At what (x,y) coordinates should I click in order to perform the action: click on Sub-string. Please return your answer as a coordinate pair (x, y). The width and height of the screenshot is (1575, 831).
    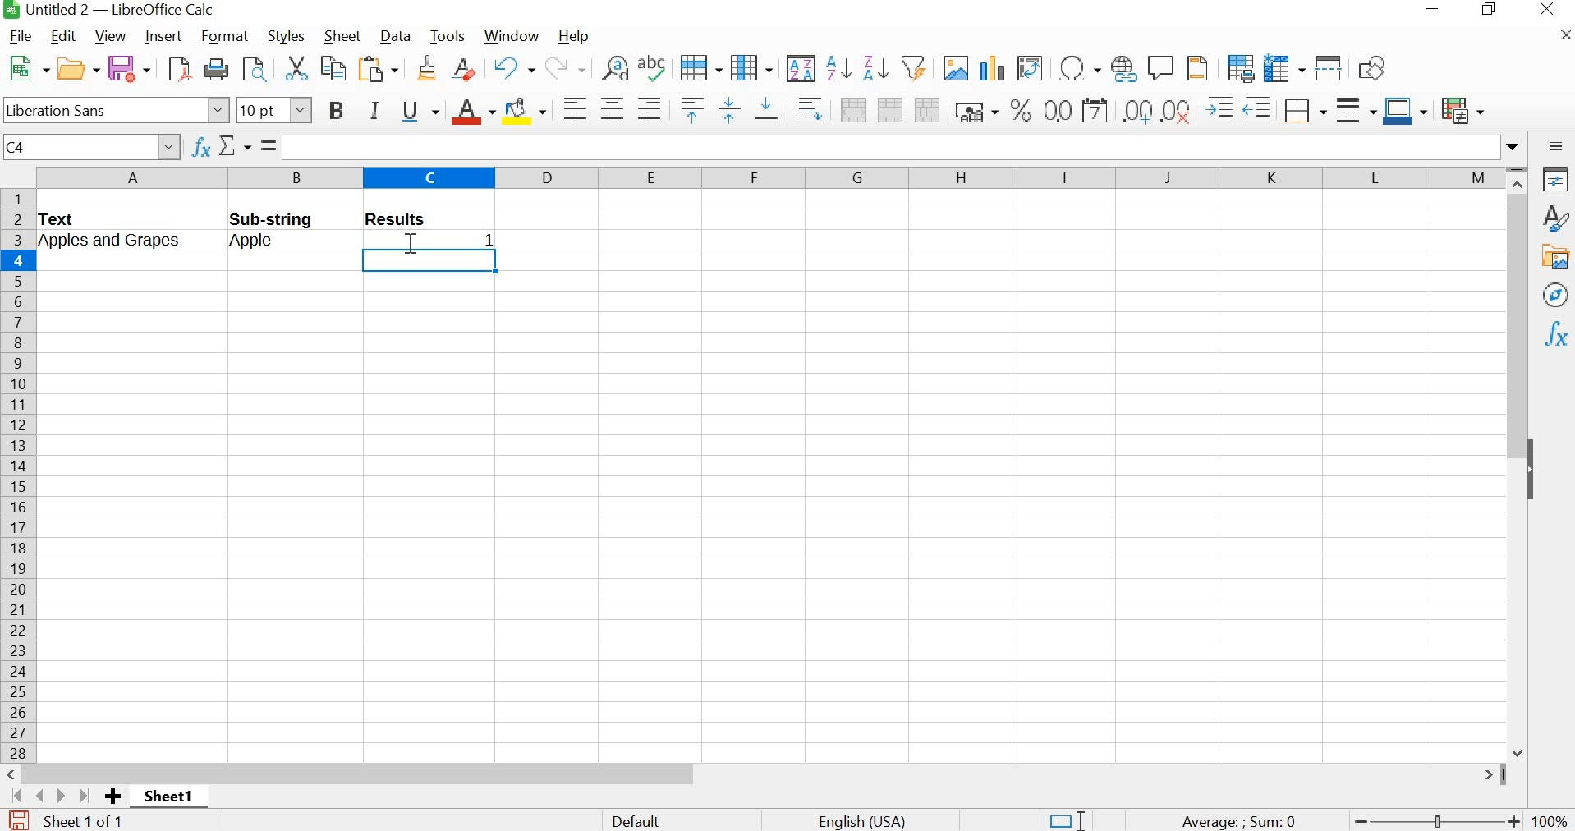
    Looking at the image, I should click on (292, 218).